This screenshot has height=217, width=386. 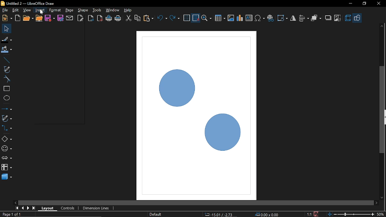 I want to click on Insert symbol, so click(x=260, y=18).